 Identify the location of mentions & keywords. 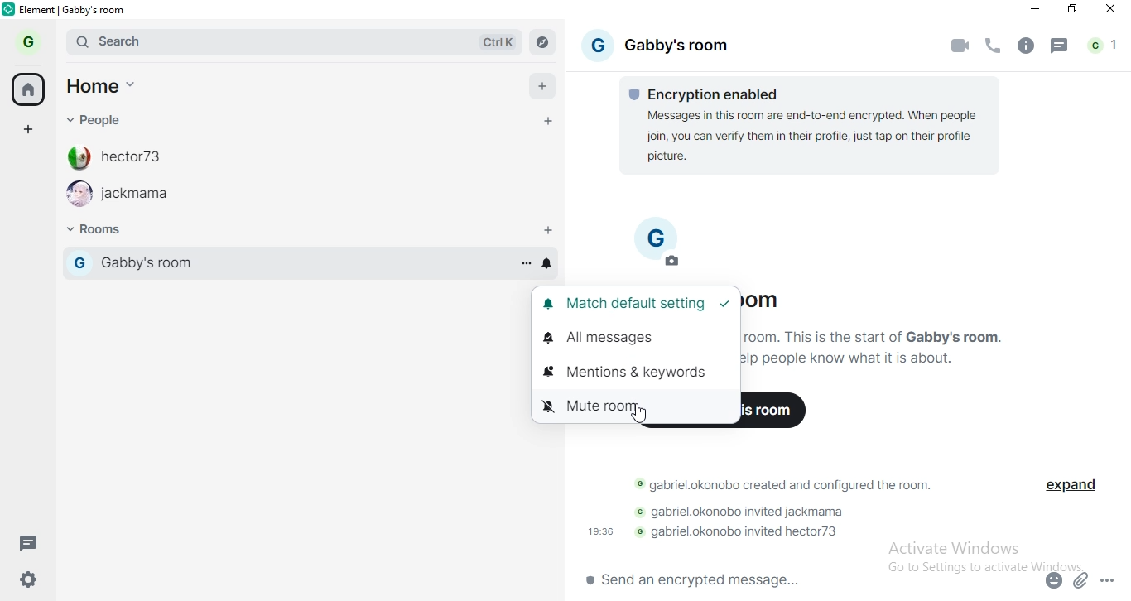
(628, 379).